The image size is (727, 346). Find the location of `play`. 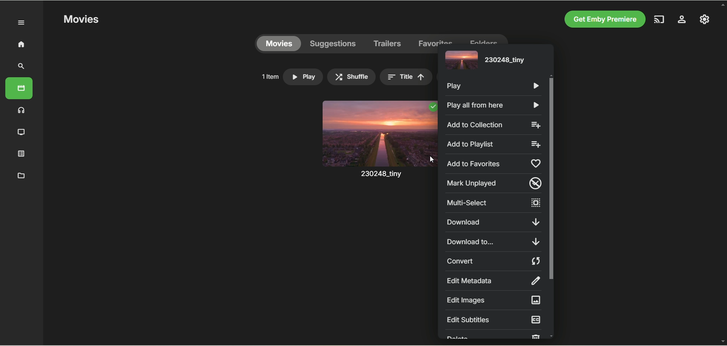

play is located at coordinates (303, 77).